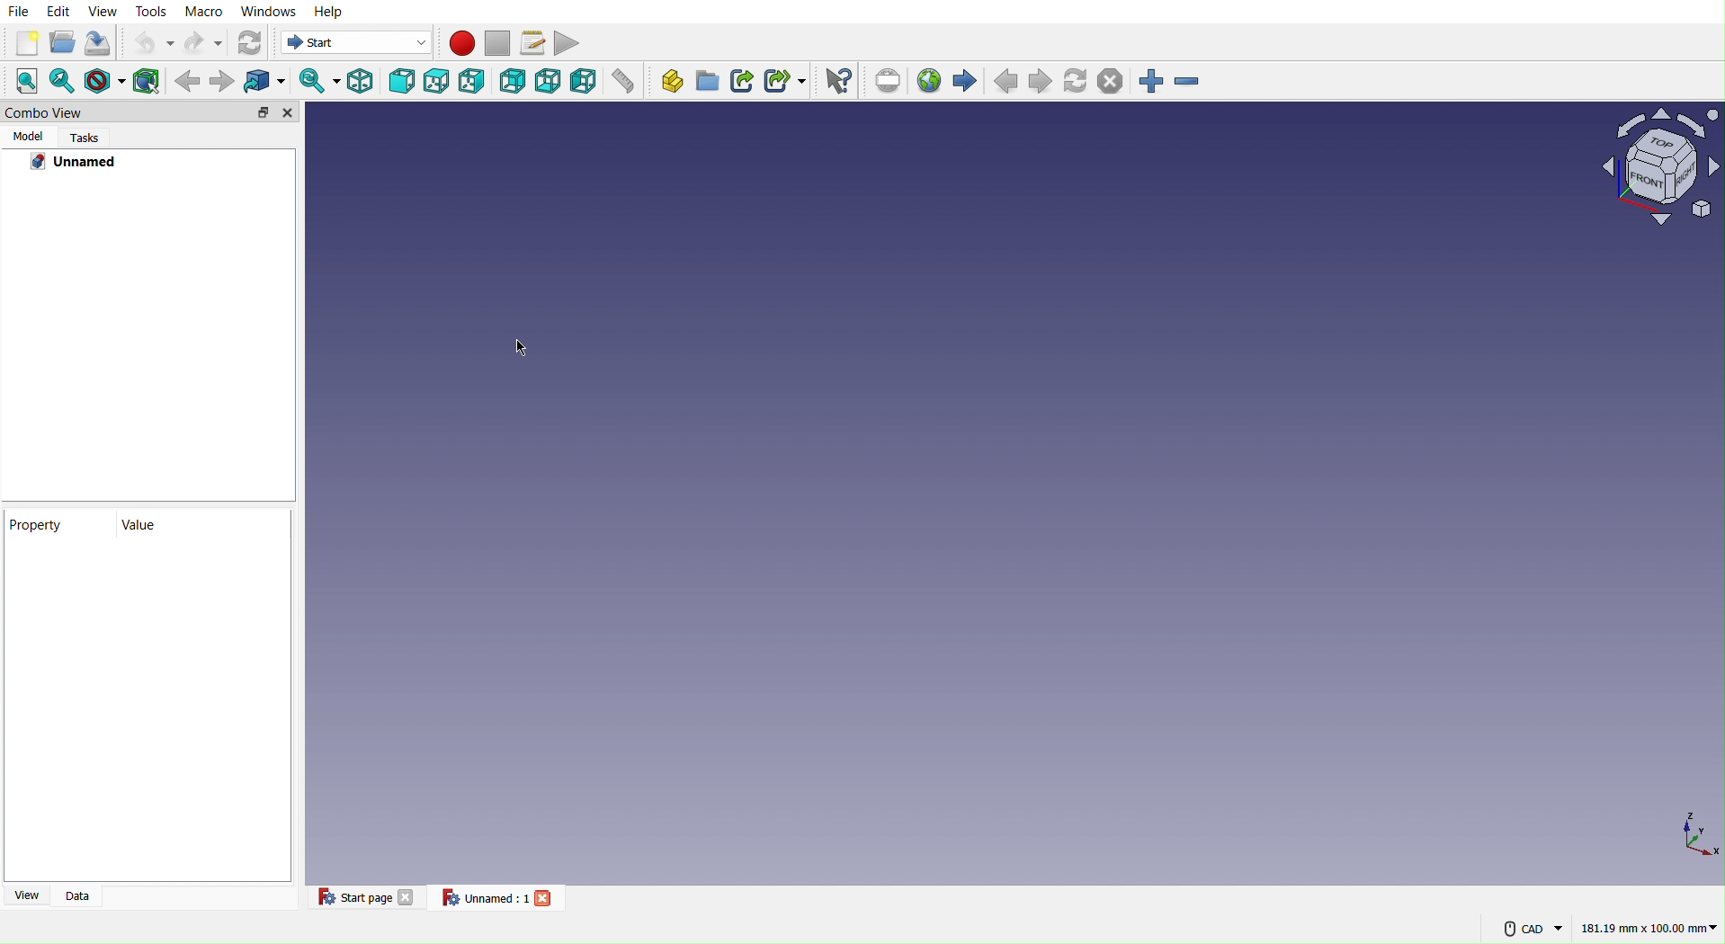 This screenshot has height=944, width=1725. Describe the element at coordinates (62, 41) in the screenshot. I see `Open a document` at that location.